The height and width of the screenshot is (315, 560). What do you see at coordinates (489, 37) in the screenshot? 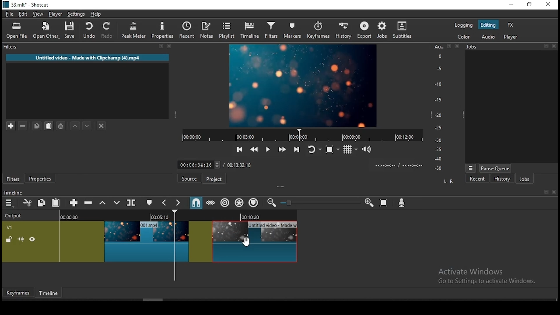
I see `audio` at bounding box center [489, 37].